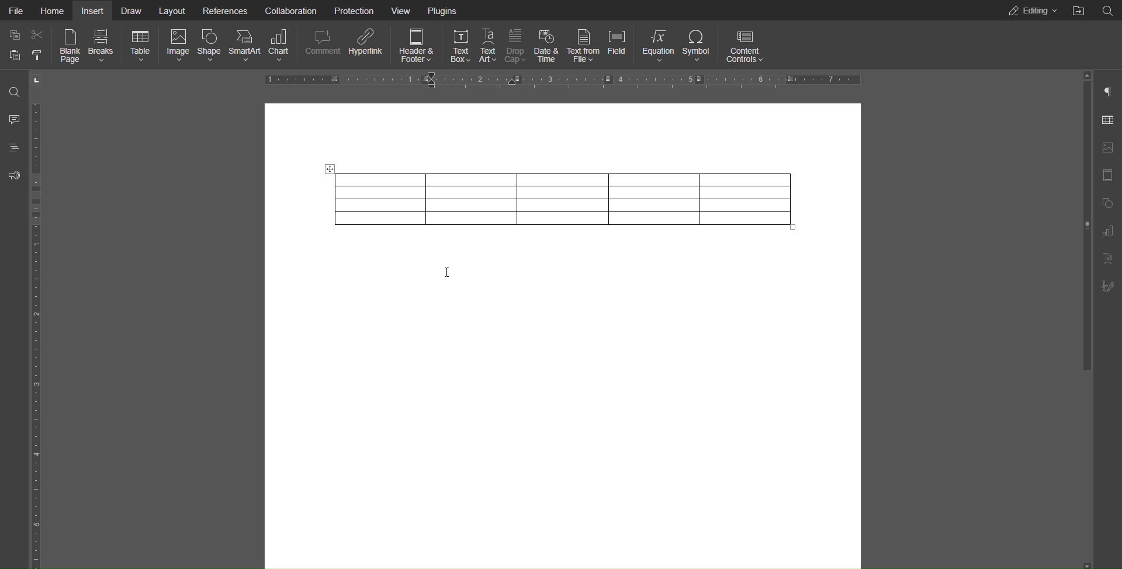 This screenshot has height=569, width=1122. Describe the element at coordinates (491, 47) in the screenshot. I see `Text Art` at that location.